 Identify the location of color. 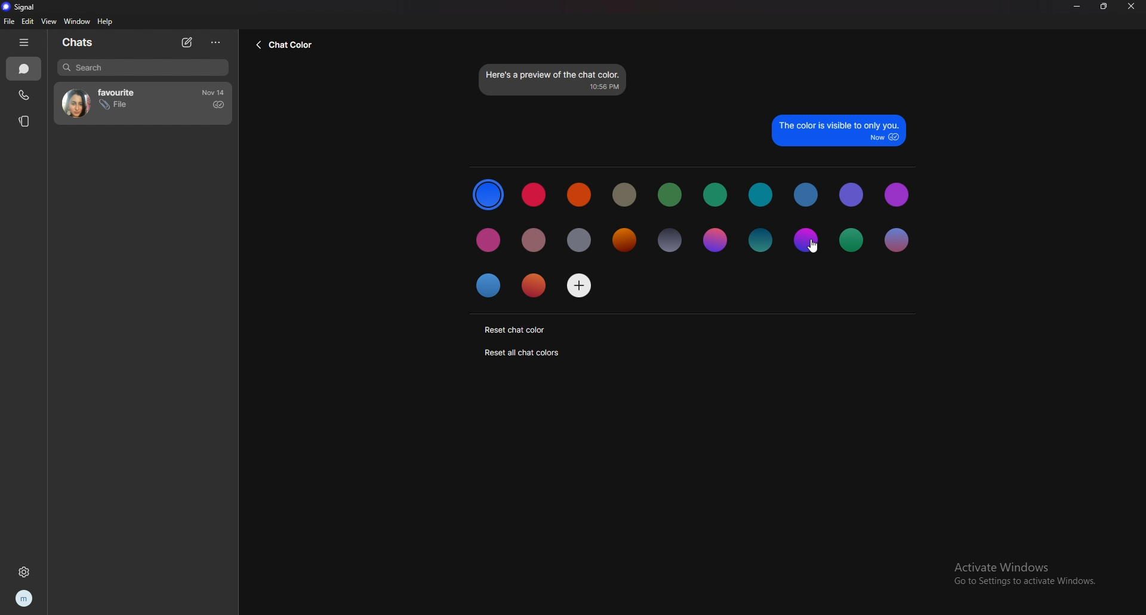
(580, 195).